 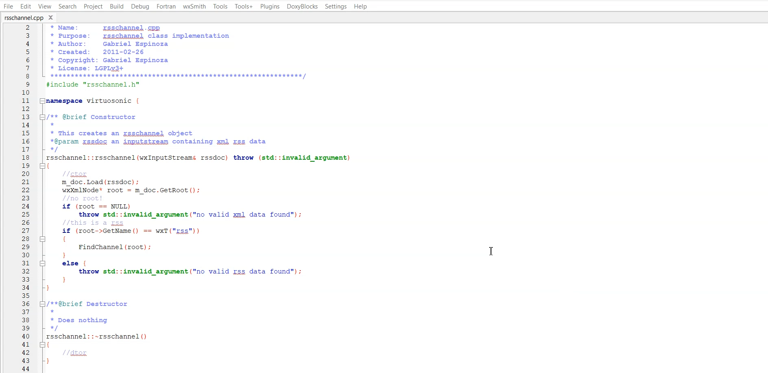 I want to click on Build, so click(x=117, y=7).